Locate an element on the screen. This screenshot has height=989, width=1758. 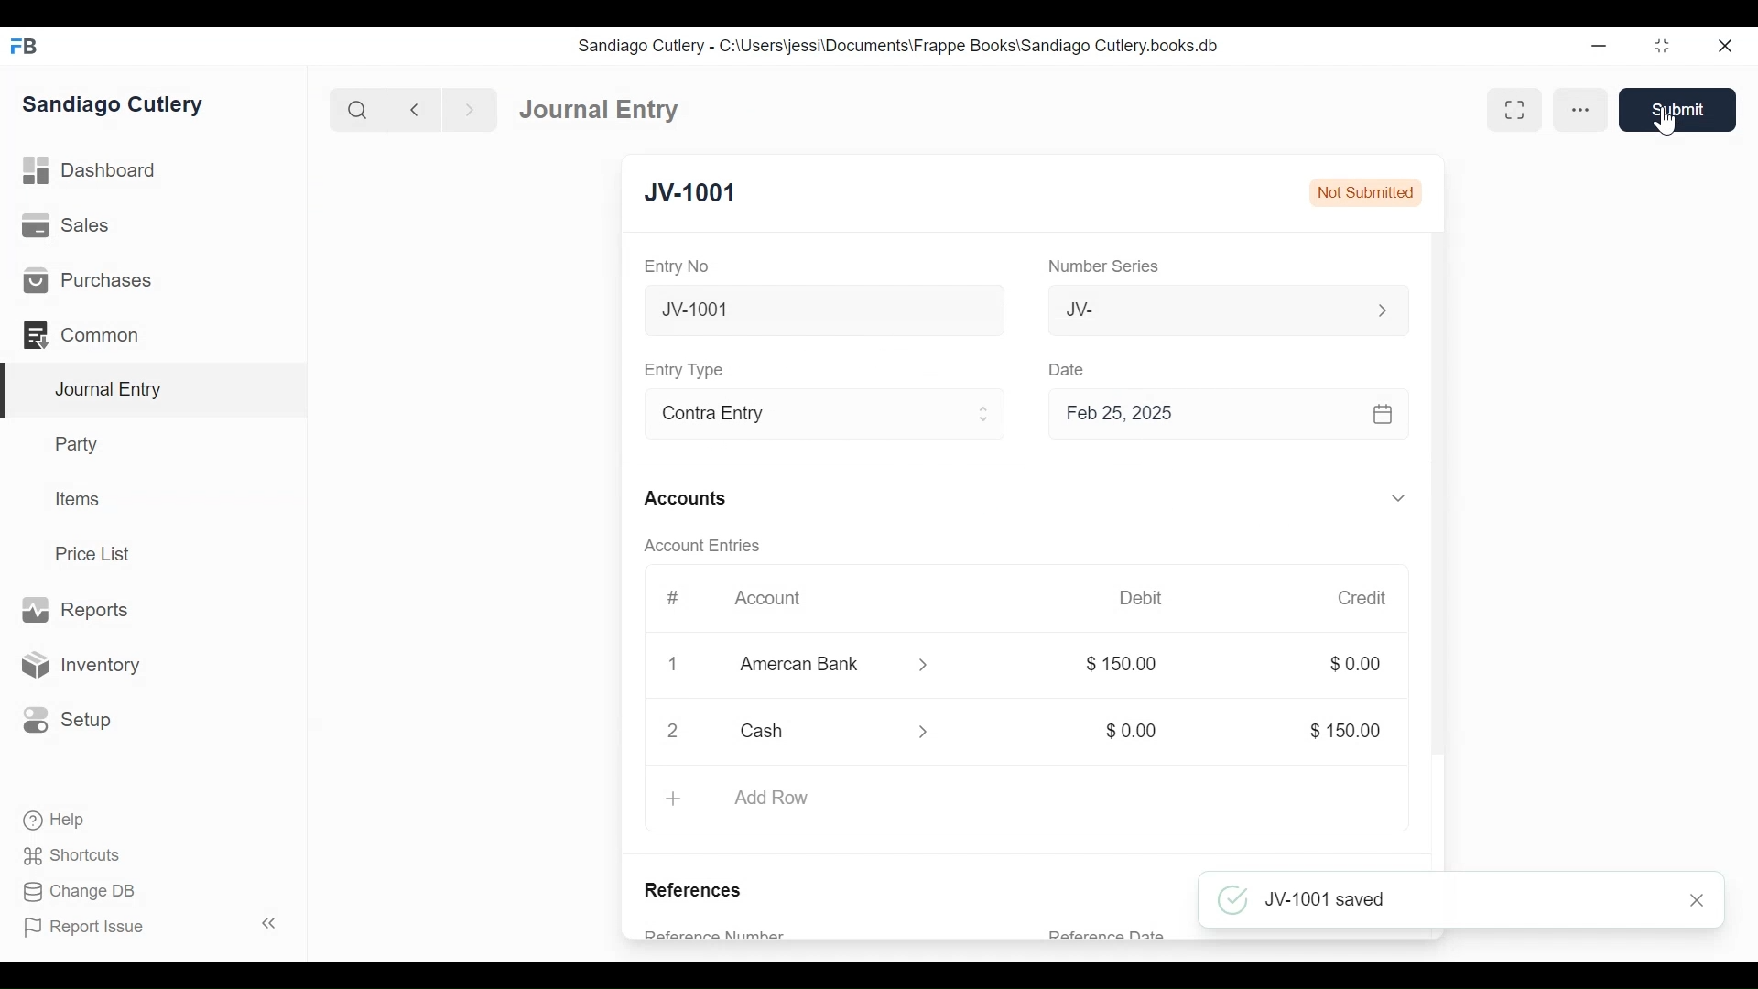
# is located at coordinates (672, 598).